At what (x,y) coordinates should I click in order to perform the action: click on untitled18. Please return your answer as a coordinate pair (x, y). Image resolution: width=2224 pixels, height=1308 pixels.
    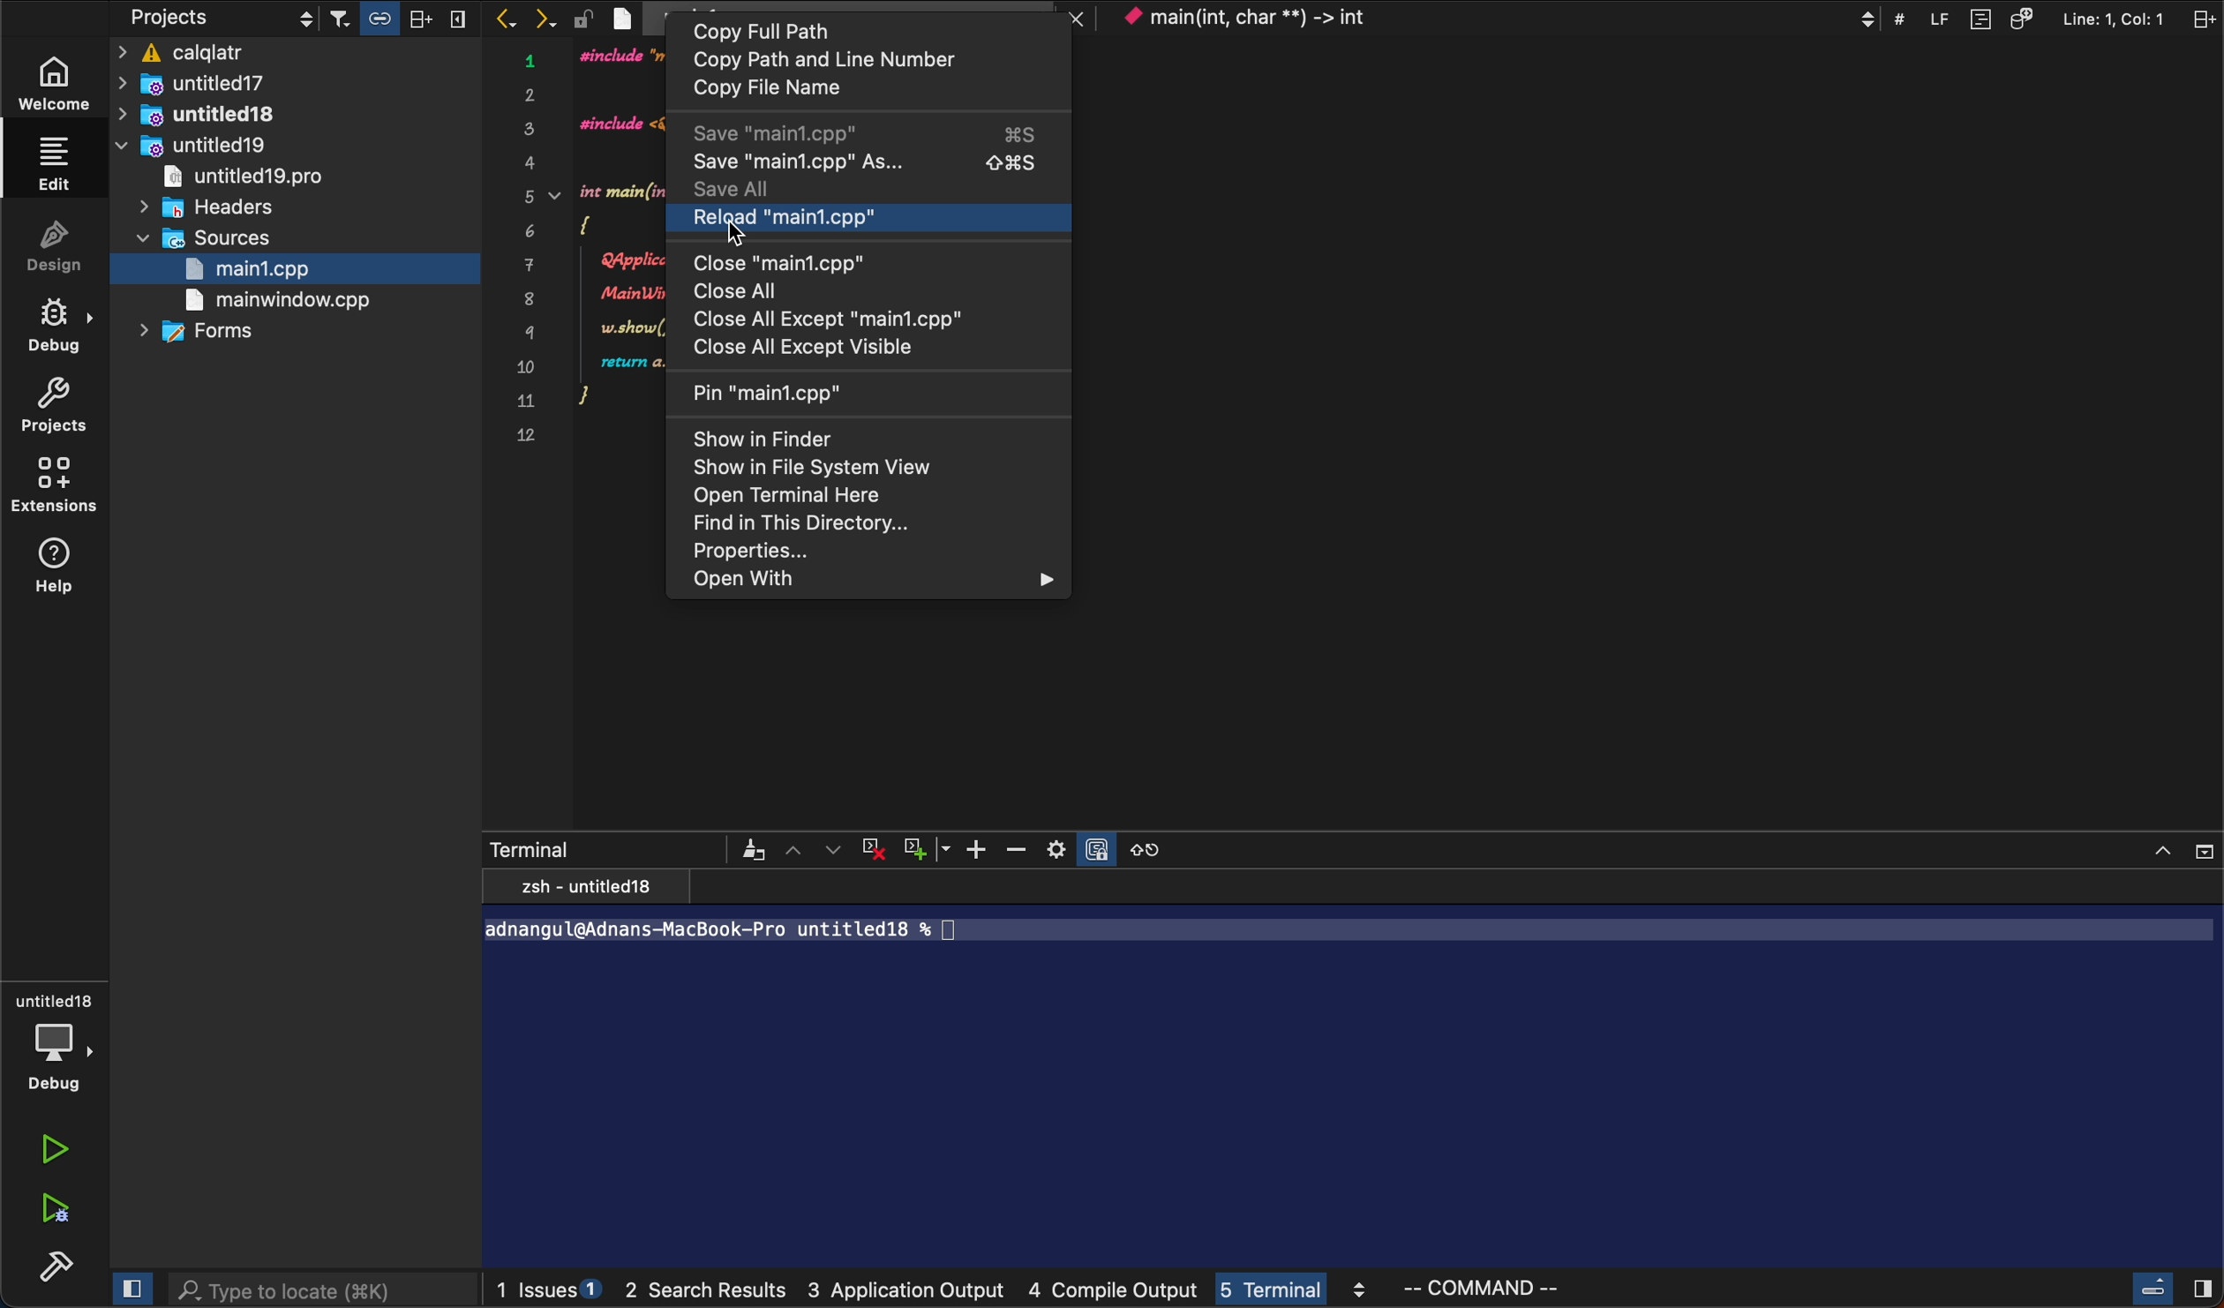
    Looking at the image, I should click on (204, 114).